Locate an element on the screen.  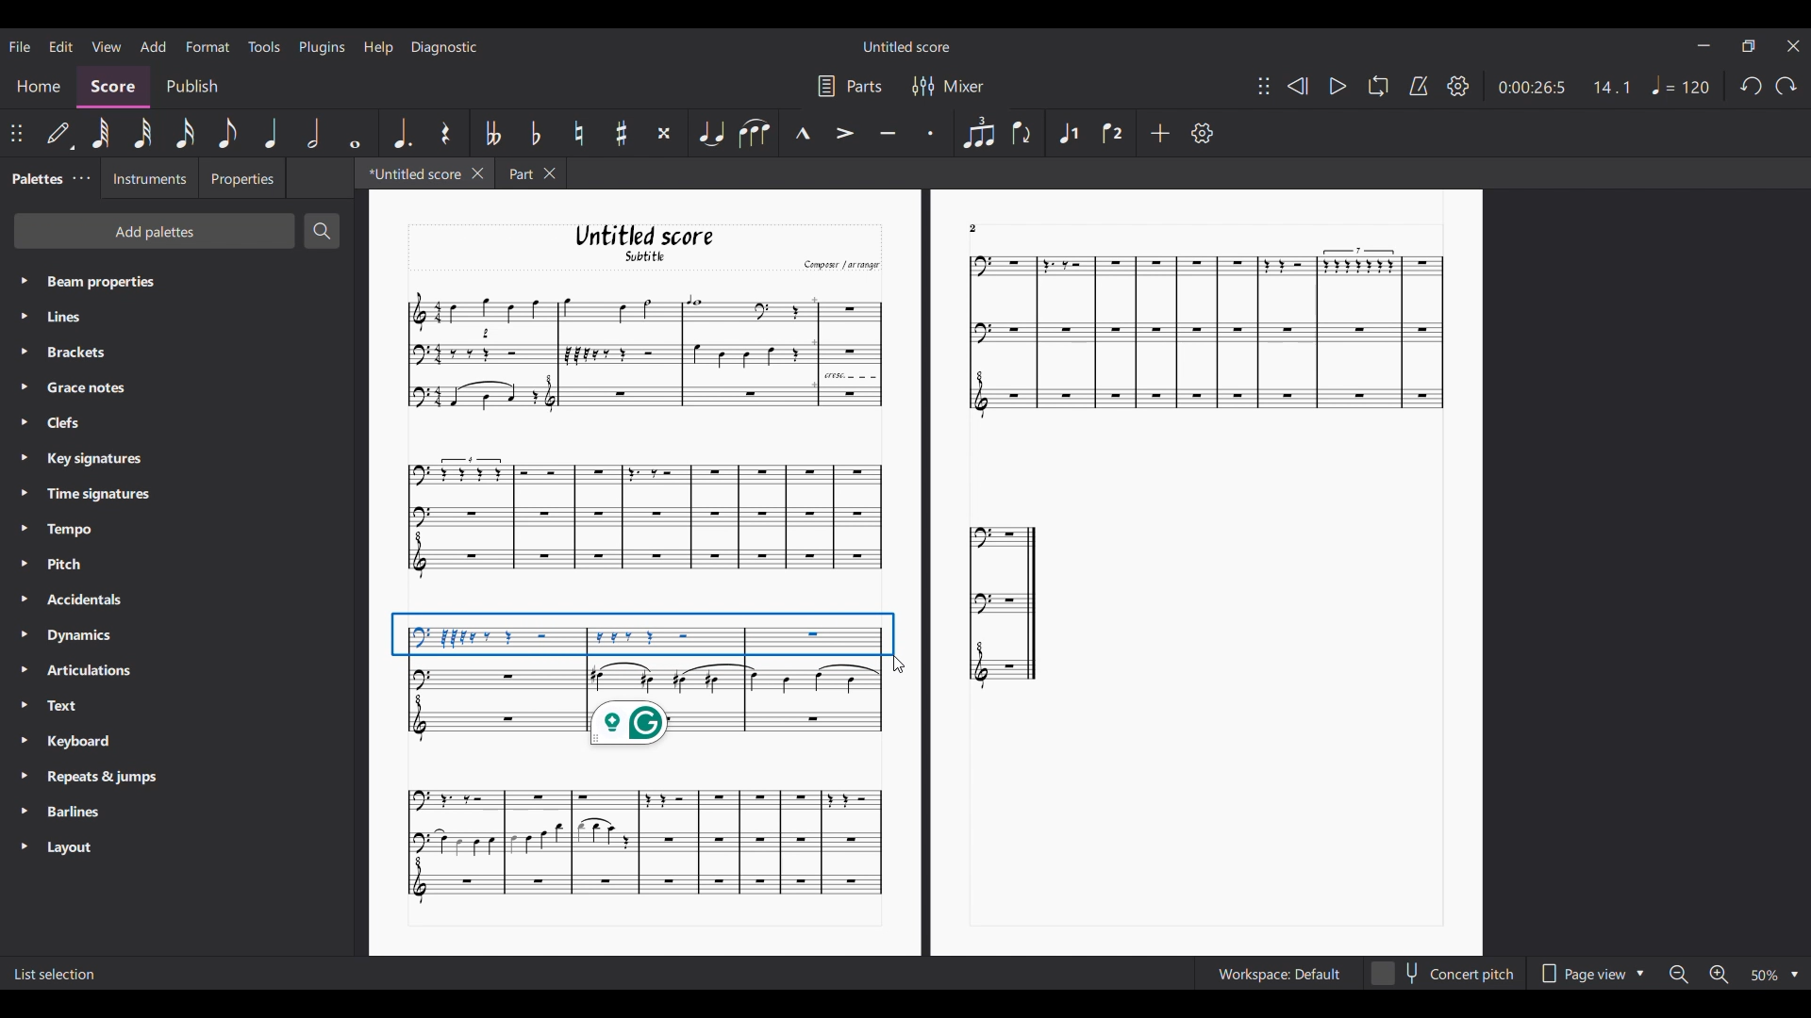
Add menu is located at coordinates (152, 45).